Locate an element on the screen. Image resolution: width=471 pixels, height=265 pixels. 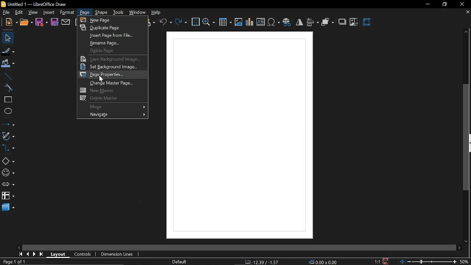
connector is located at coordinates (8, 149).